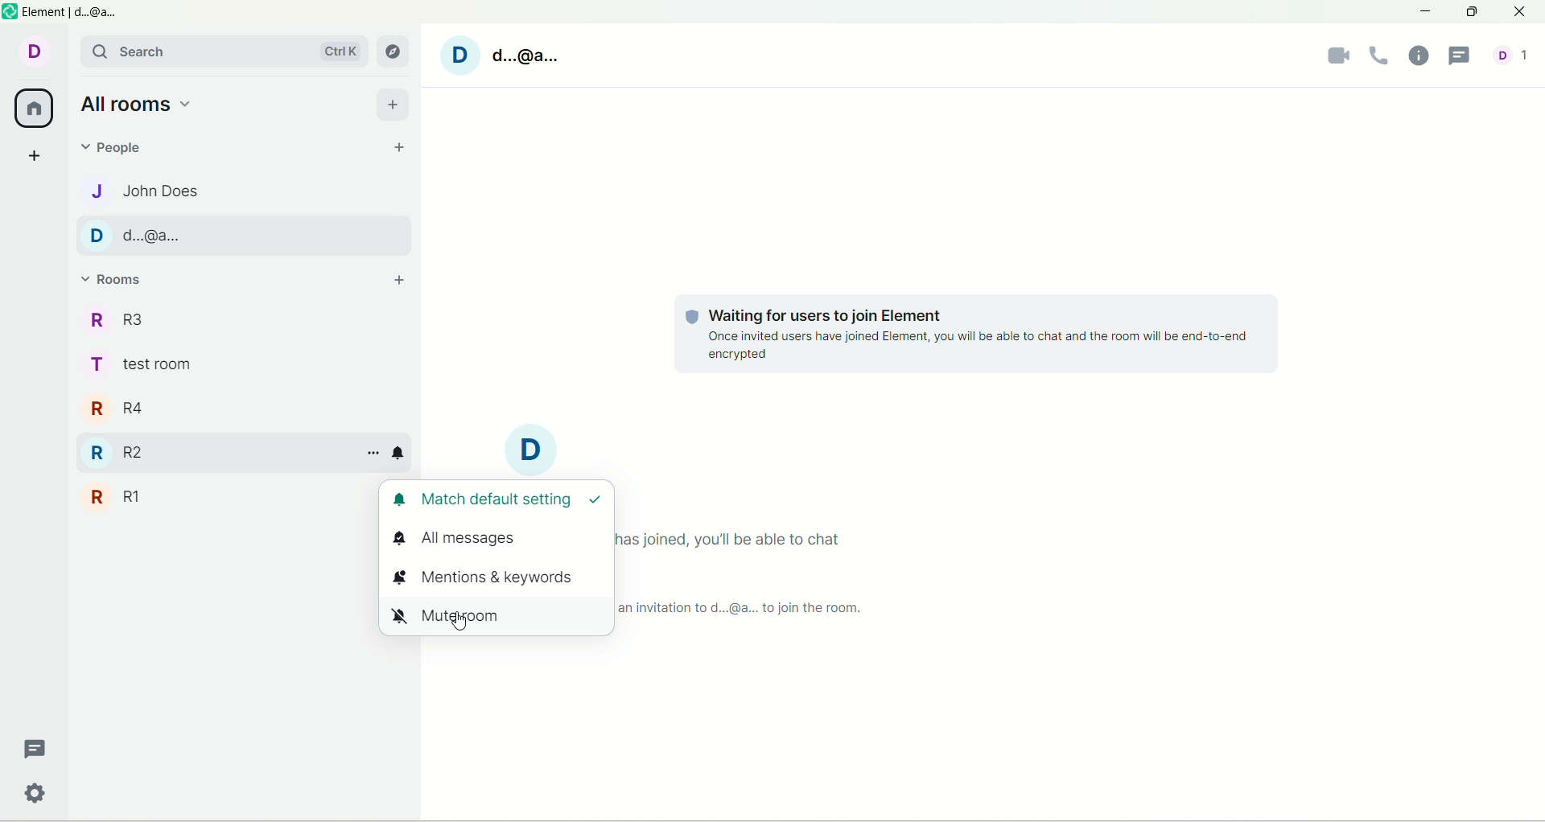  I want to click on video call, so click(1338, 55).